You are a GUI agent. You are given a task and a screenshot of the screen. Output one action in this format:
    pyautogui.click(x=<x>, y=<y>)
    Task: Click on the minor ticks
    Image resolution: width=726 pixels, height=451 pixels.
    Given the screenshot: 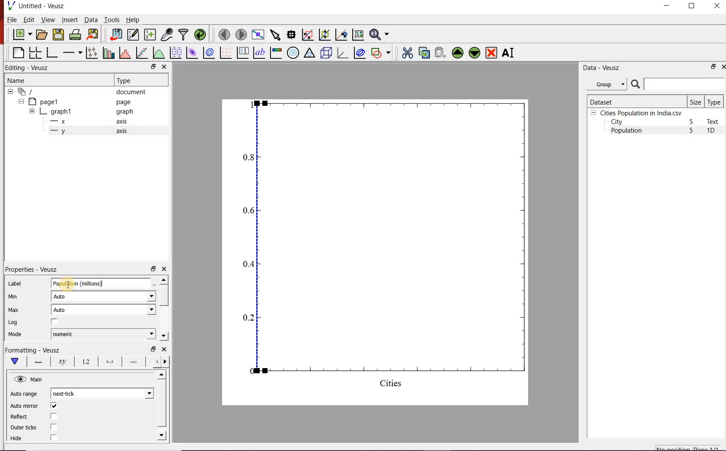 What is the action you would take?
    pyautogui.click(x=134, y=362)
    